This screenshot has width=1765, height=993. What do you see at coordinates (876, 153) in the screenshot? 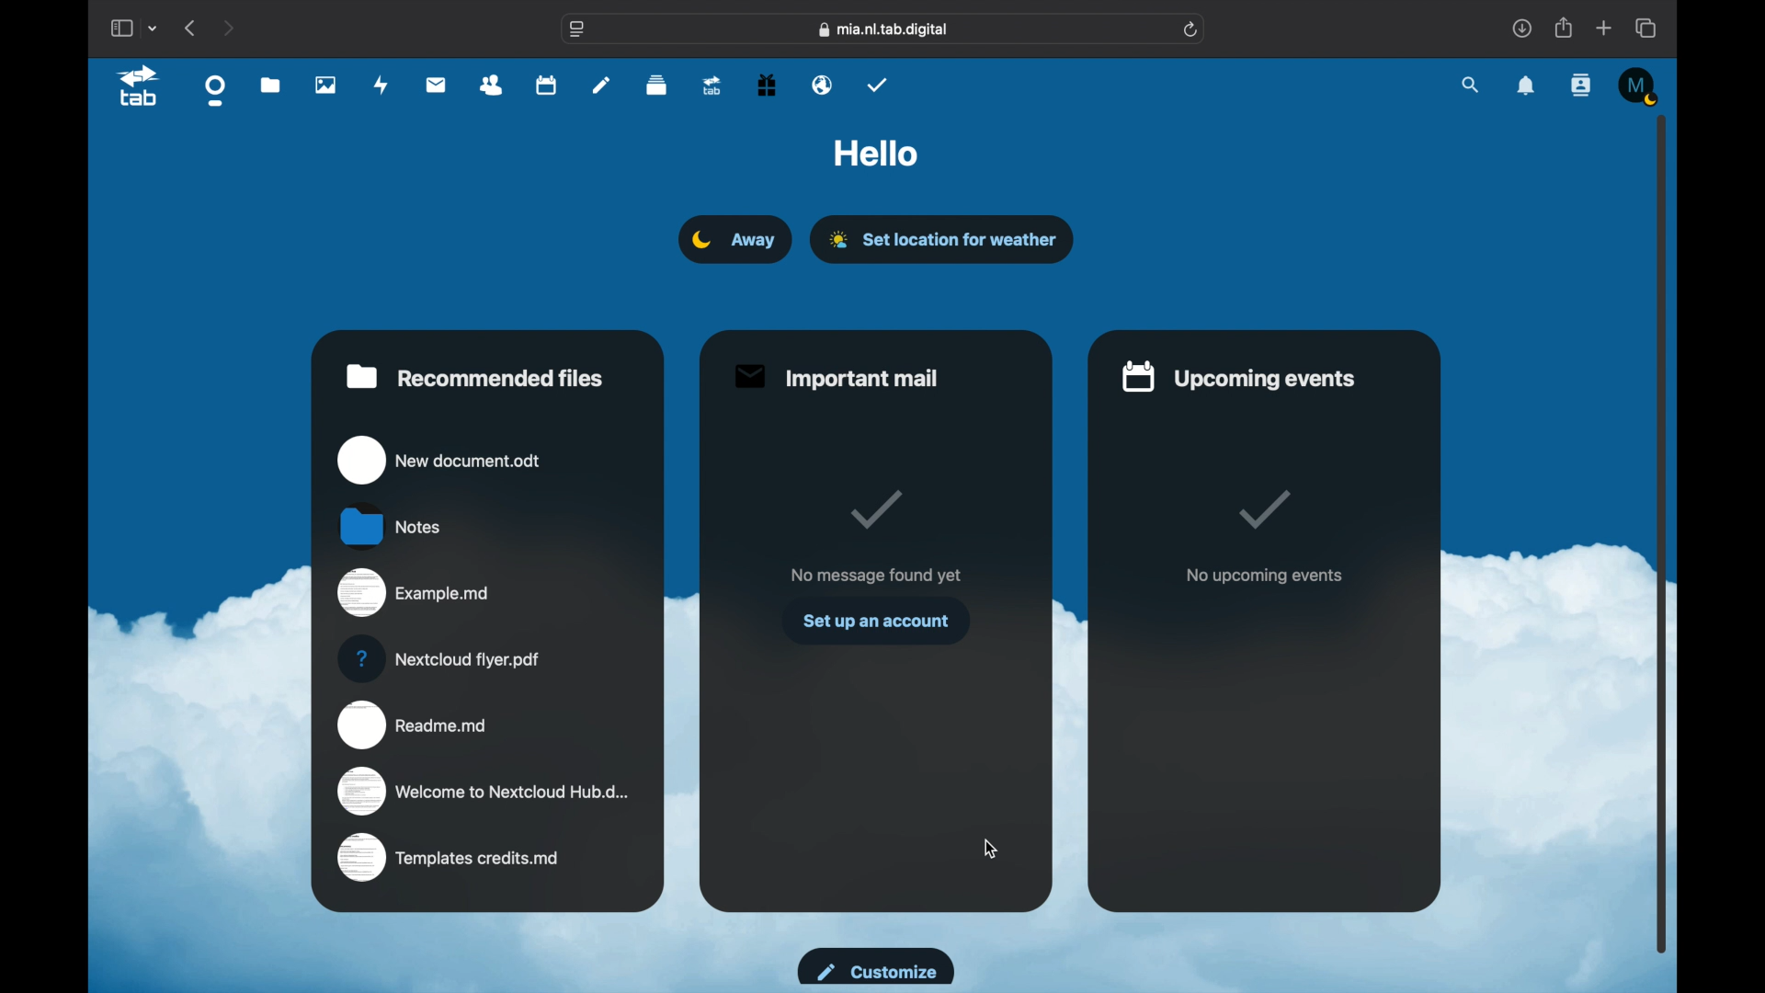
I see `hello` at bounding box center [876, 153].